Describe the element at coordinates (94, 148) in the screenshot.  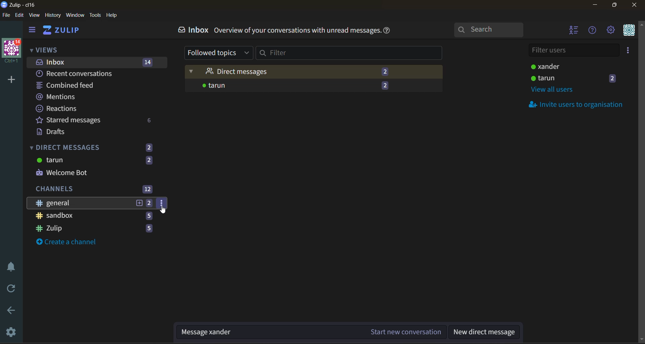
I see `direct messages (2)` at that location.